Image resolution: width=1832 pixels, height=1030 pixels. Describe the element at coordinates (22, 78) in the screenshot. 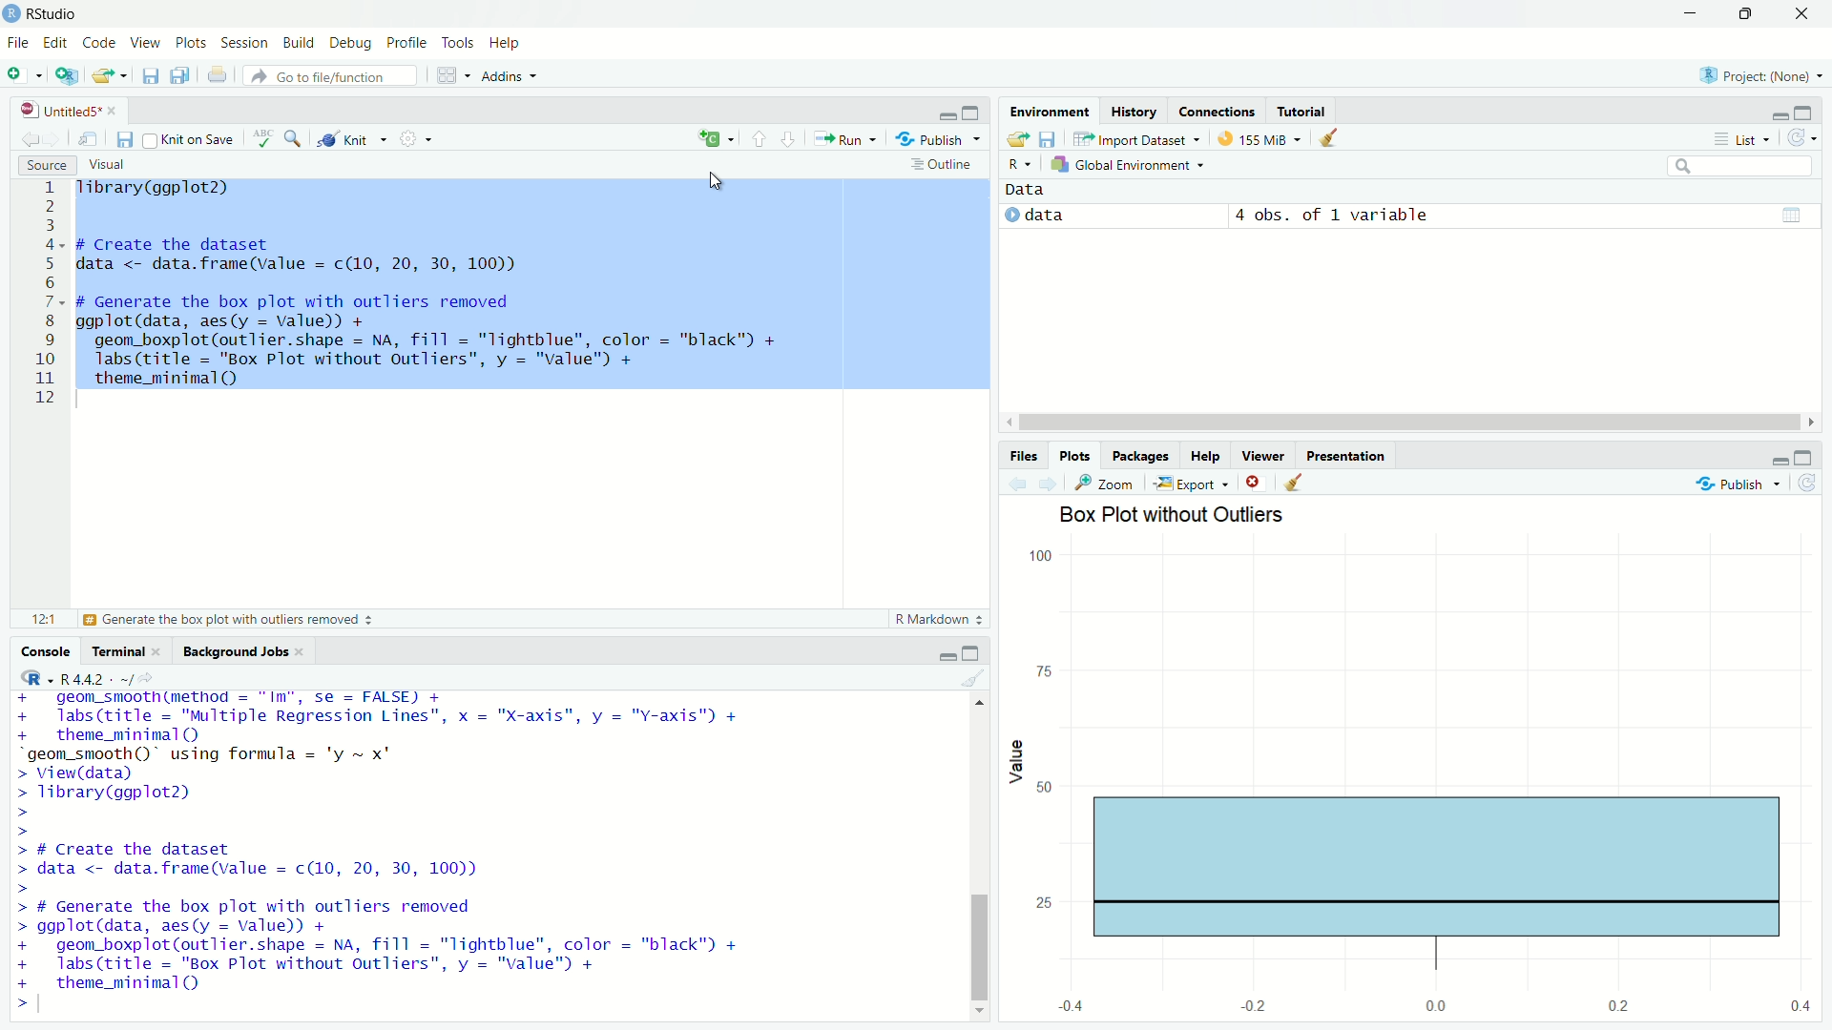

I see `add` at that location.